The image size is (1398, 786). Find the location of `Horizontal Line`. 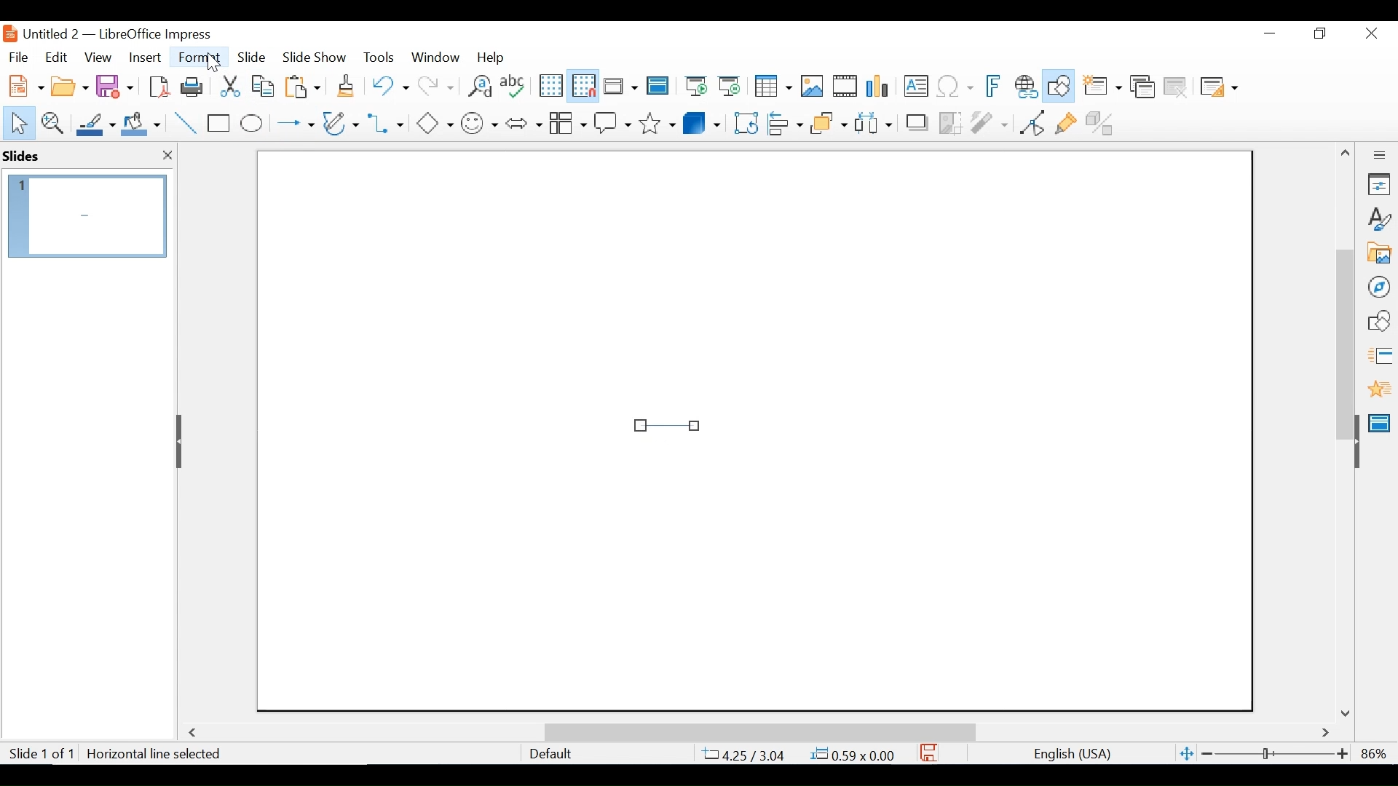

Horizontal Line is located at coordinates (667, 425).